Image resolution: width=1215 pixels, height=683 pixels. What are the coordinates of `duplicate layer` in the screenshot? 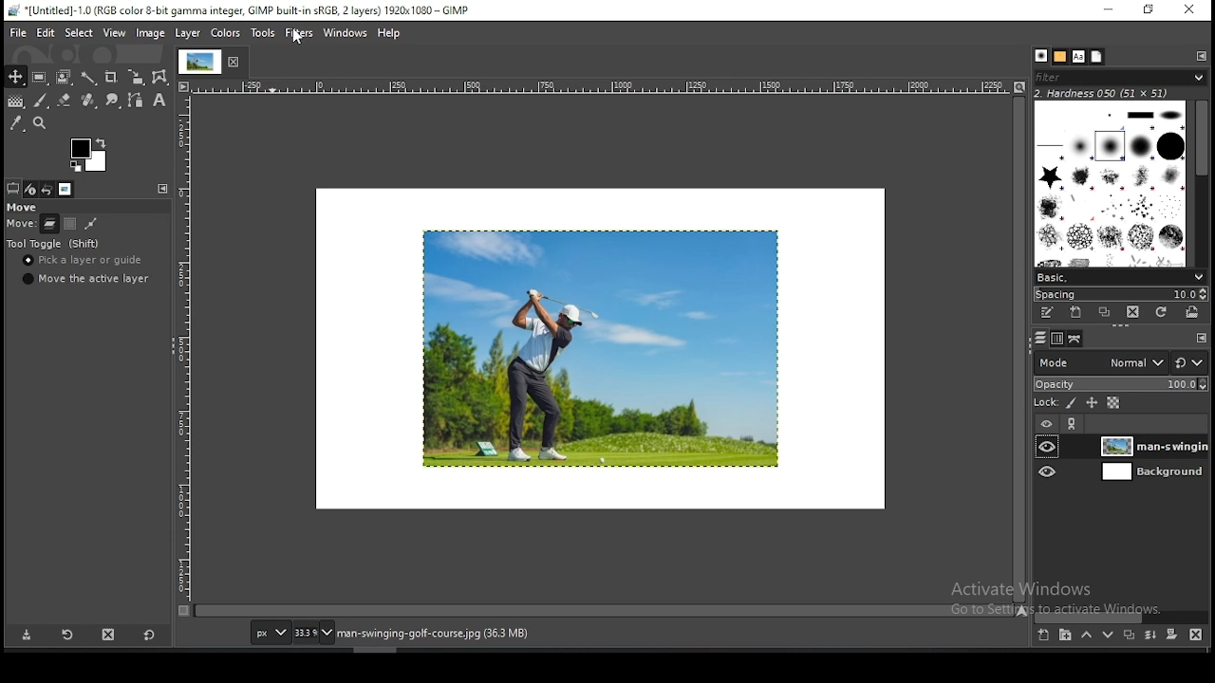 It's located at (1130, 634).